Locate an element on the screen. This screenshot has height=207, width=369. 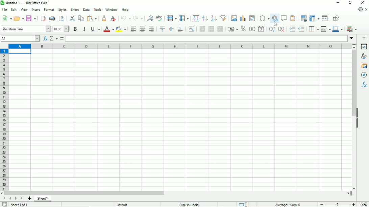
Insert hyperlink is located at coordinates (275, 19).